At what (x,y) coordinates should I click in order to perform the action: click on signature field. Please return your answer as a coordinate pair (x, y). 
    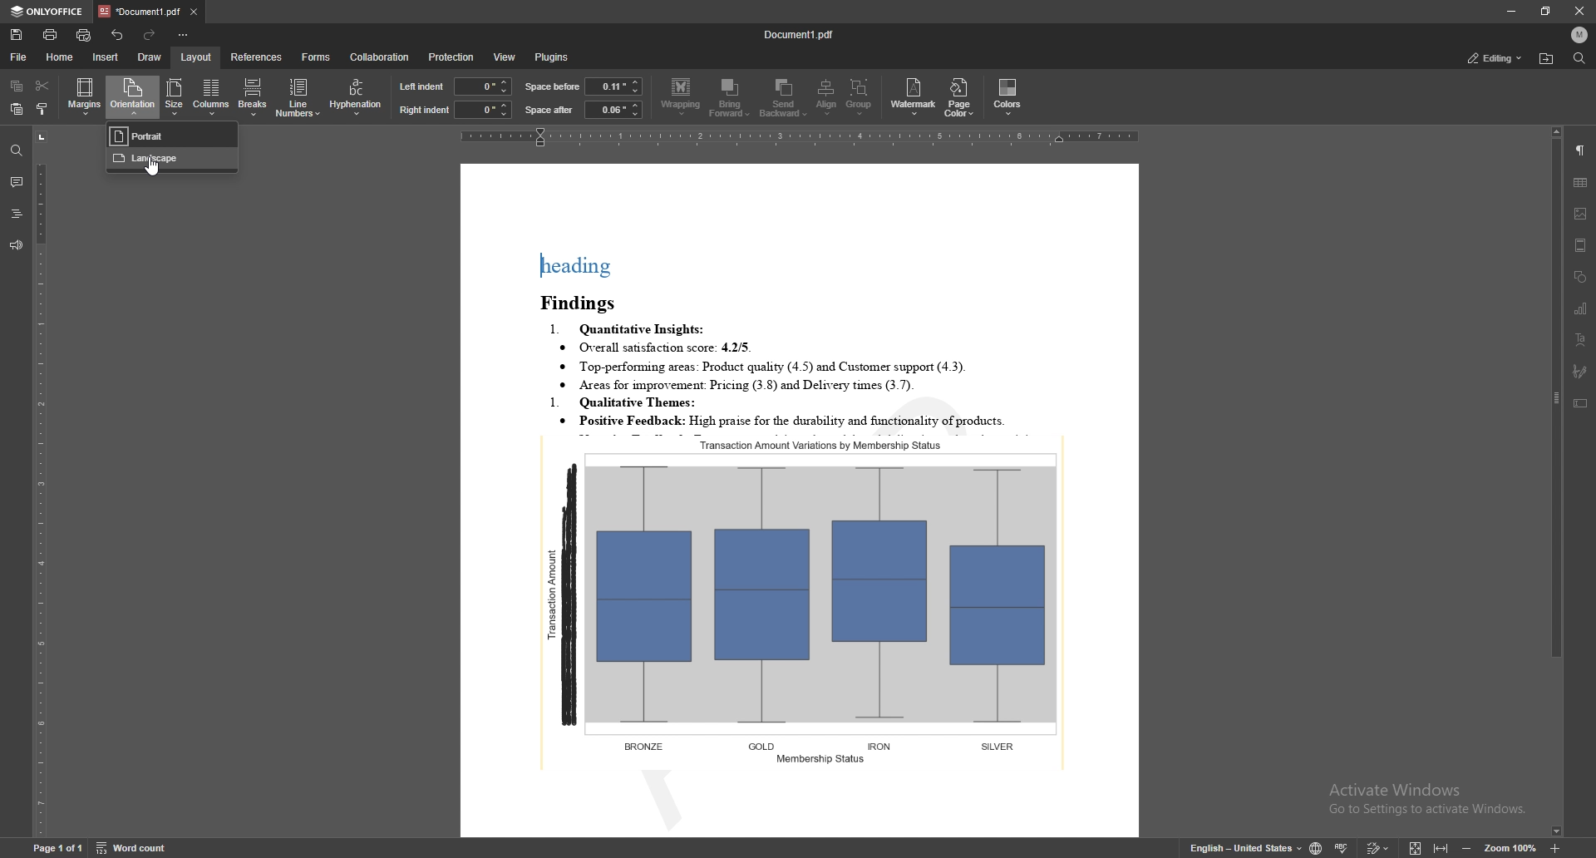
    Looking at the image, I should click on (1581, 372).